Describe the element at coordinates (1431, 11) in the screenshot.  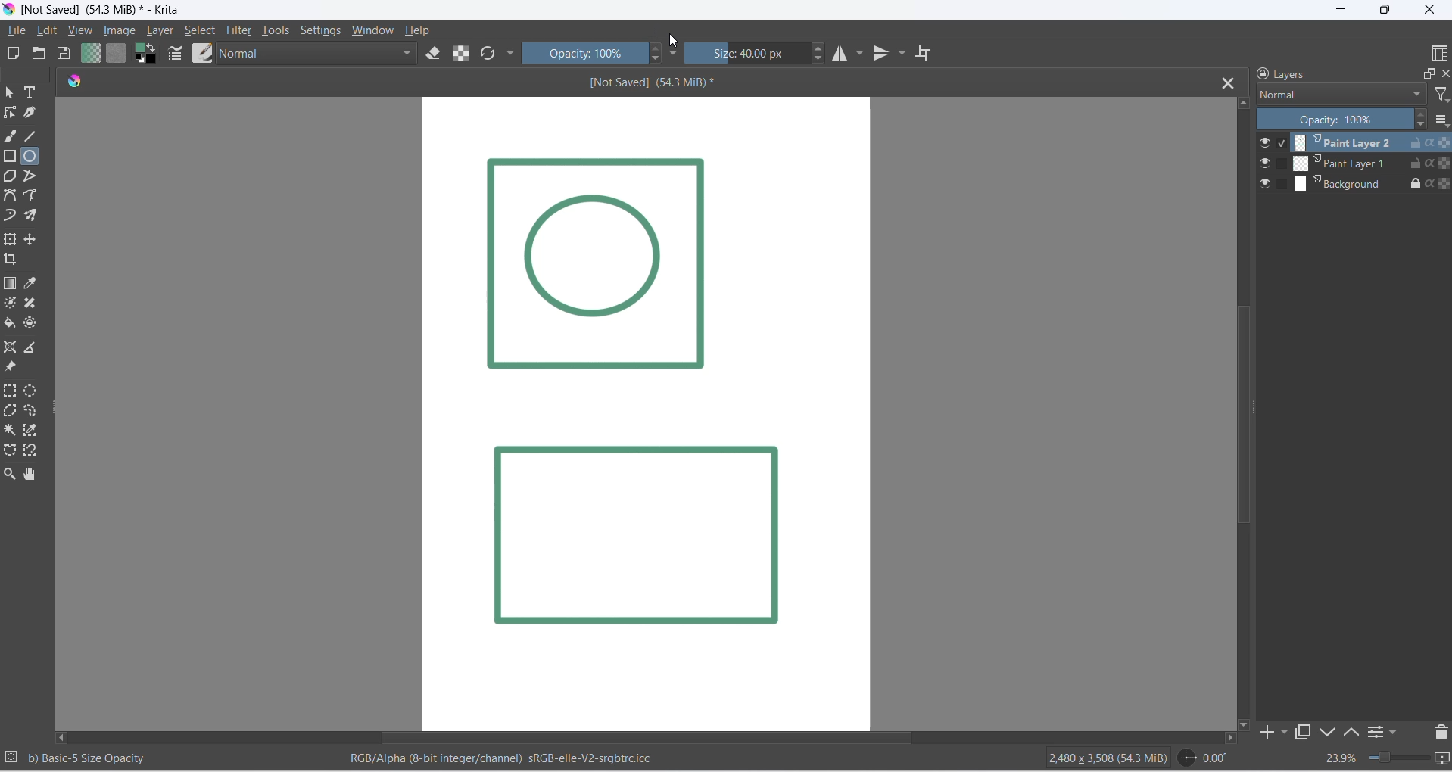
I see `close` at that location.